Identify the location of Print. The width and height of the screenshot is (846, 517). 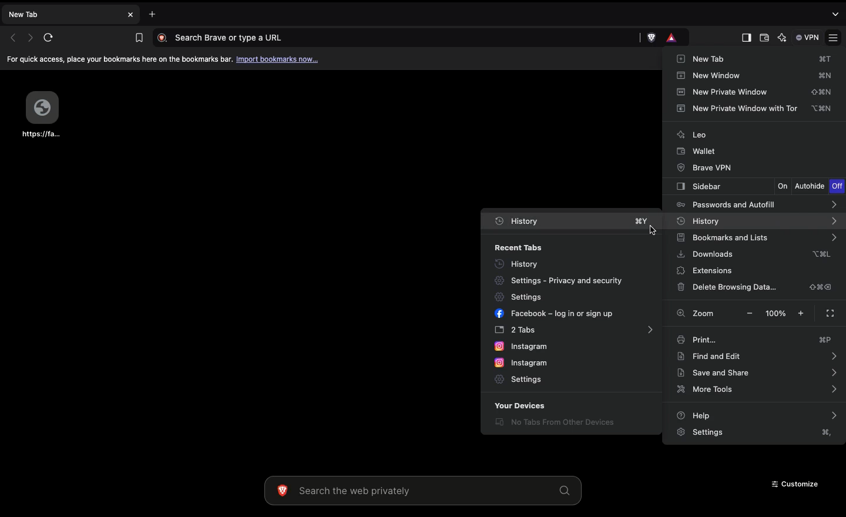
(747, 340).